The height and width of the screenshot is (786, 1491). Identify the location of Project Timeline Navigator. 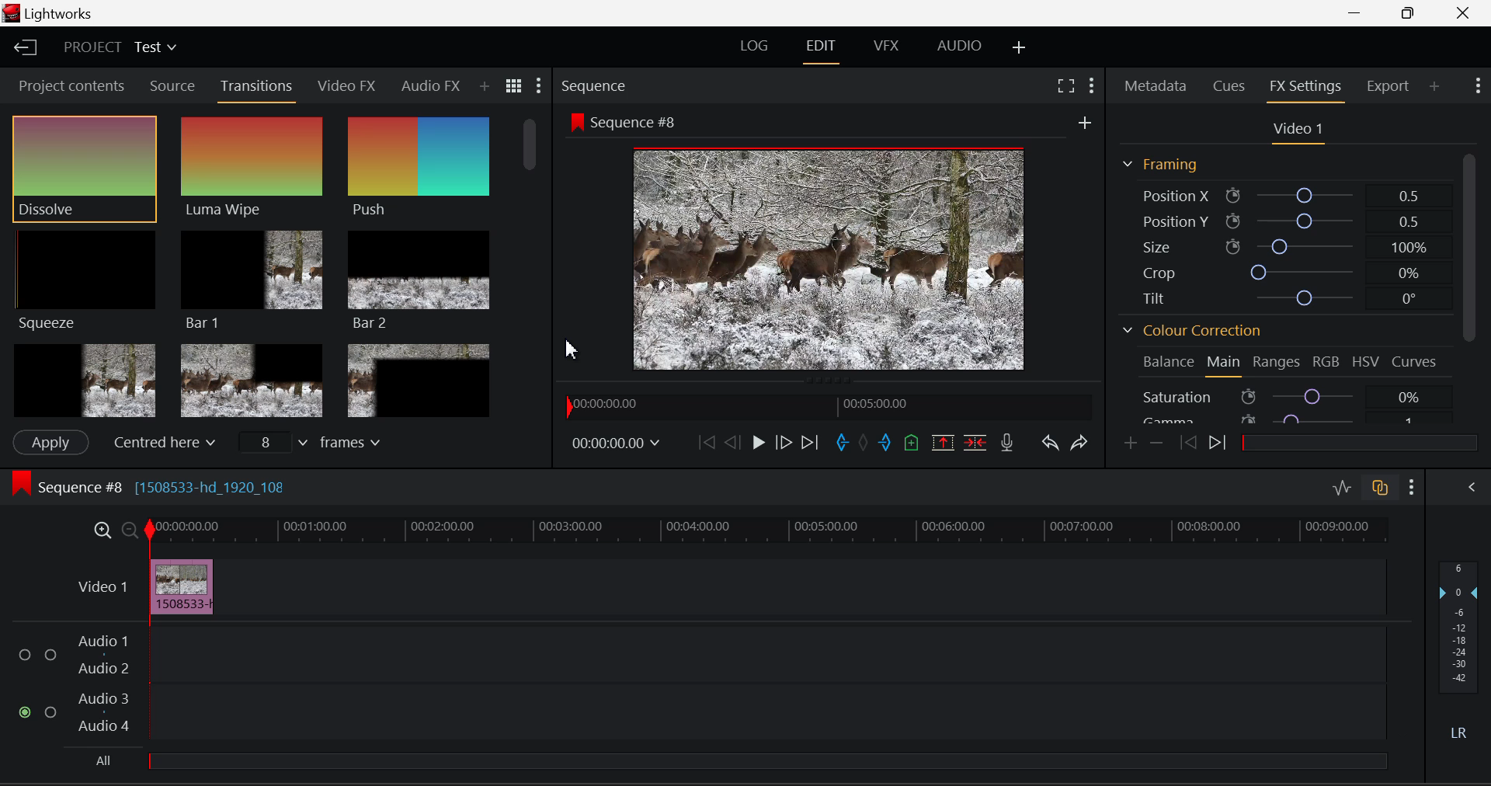
(826, 409).